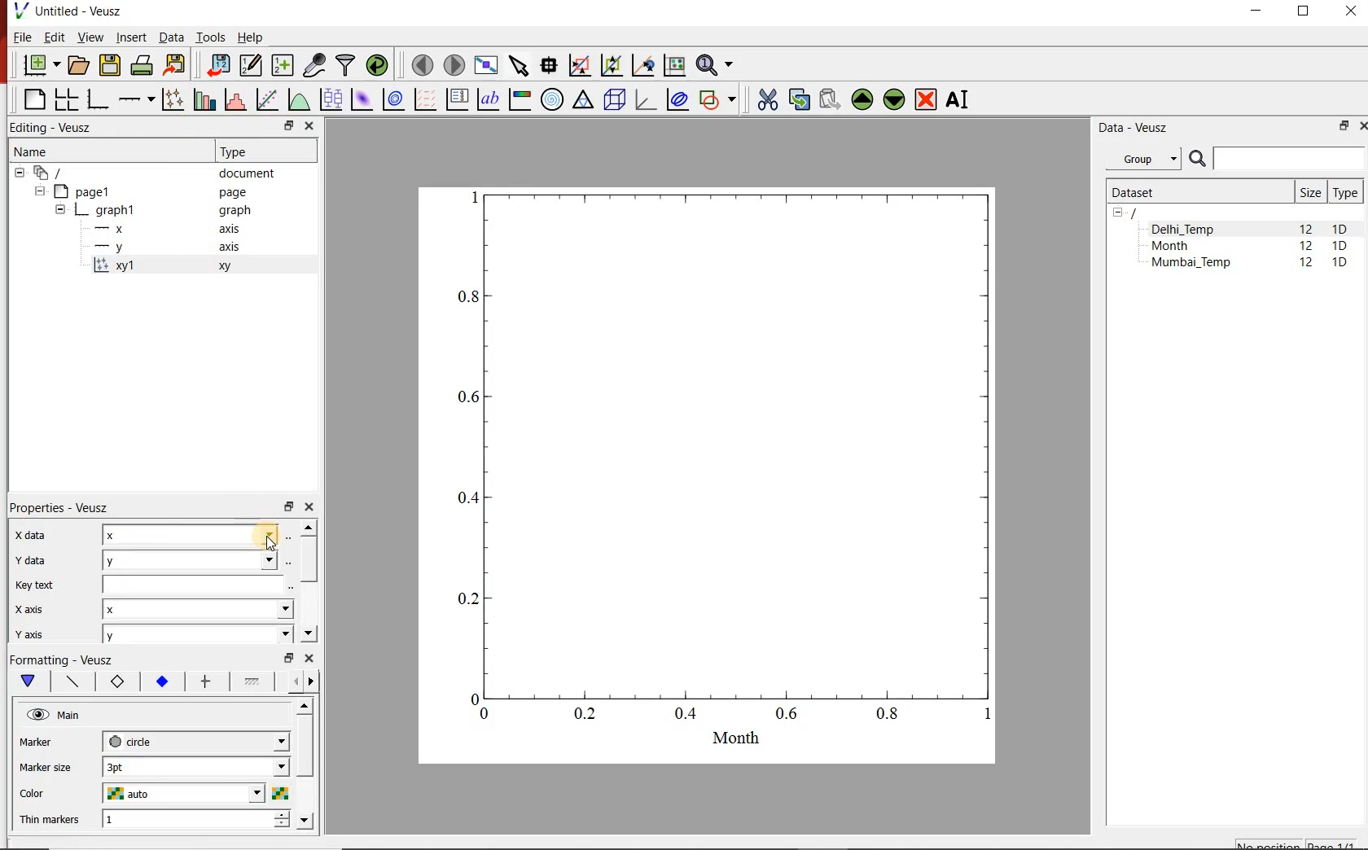 The image size is (1368, 850). Describe the element at coordinates (643, 99) in the screenshot. I see `3d graph` at that location.